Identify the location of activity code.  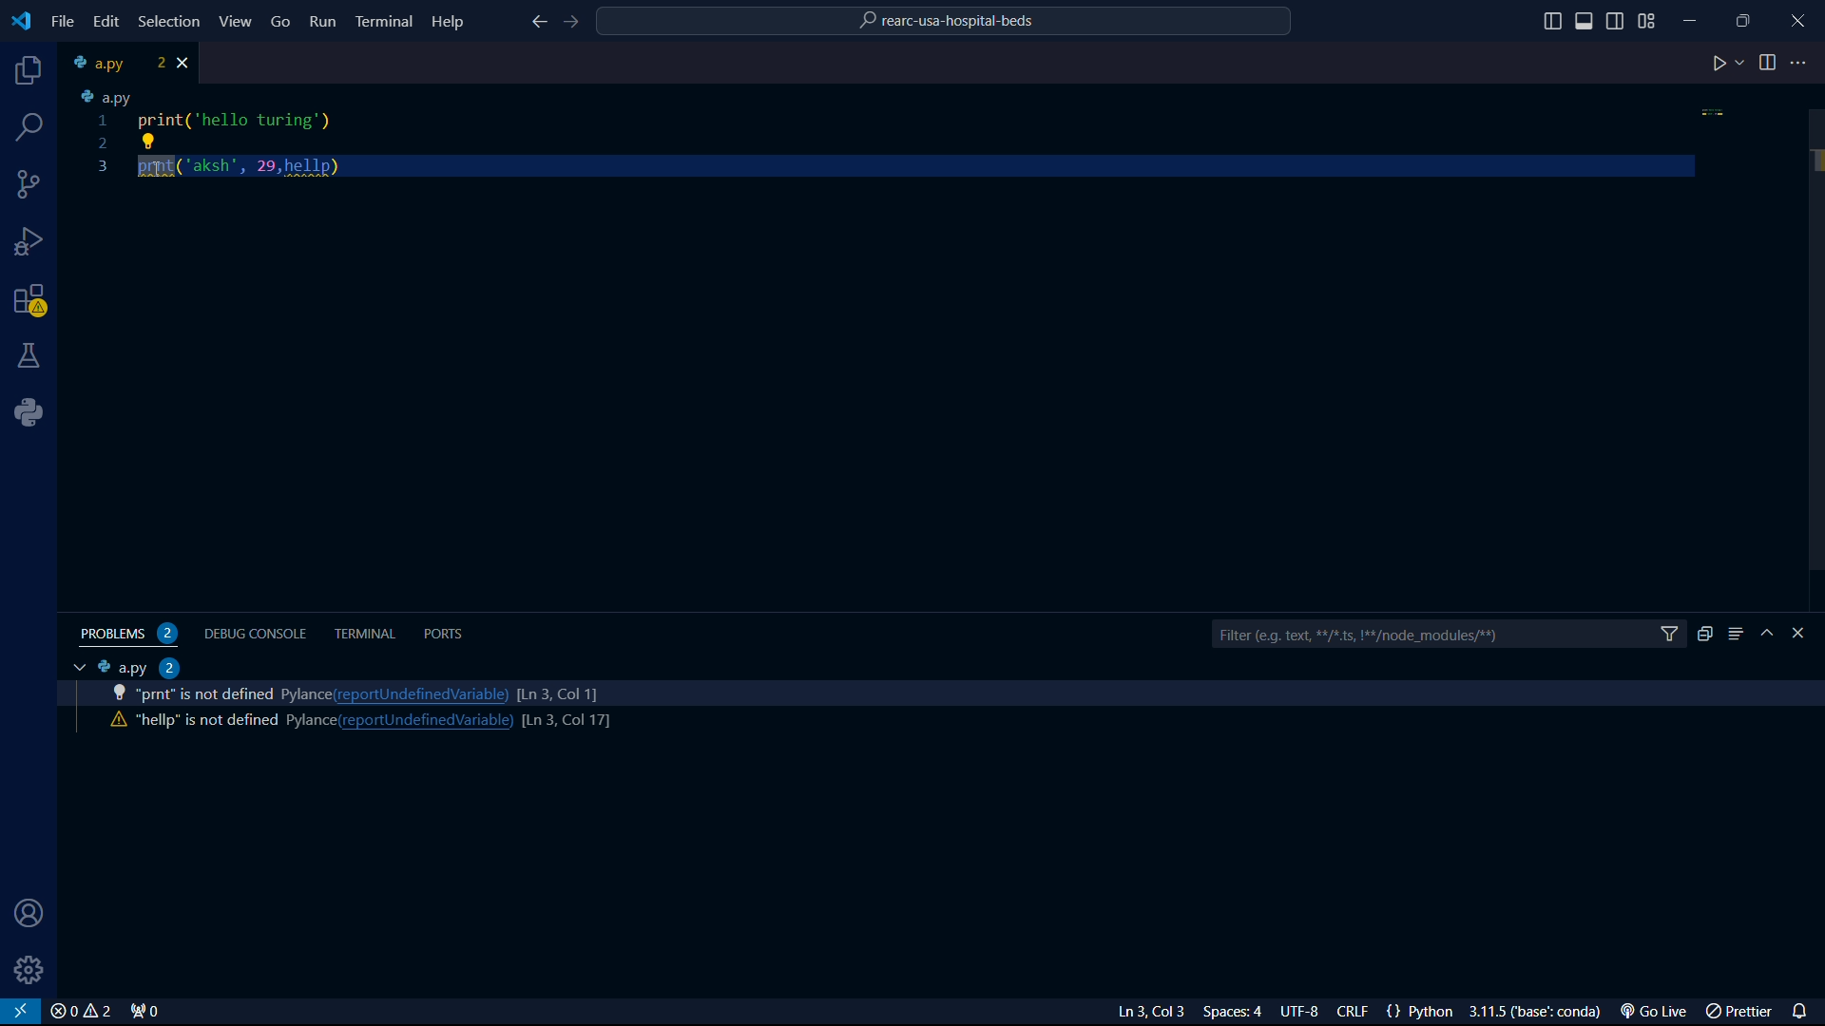
(204, 722).